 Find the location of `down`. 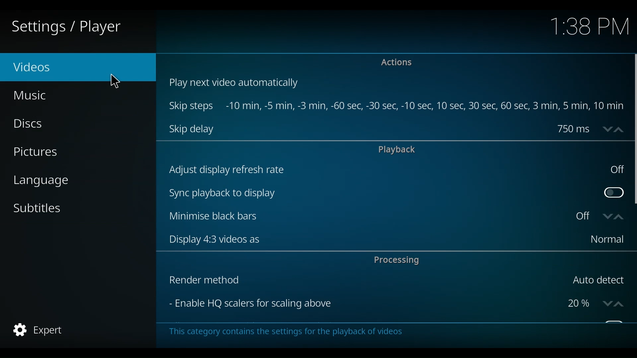

down is located at coordinates (608, 129).